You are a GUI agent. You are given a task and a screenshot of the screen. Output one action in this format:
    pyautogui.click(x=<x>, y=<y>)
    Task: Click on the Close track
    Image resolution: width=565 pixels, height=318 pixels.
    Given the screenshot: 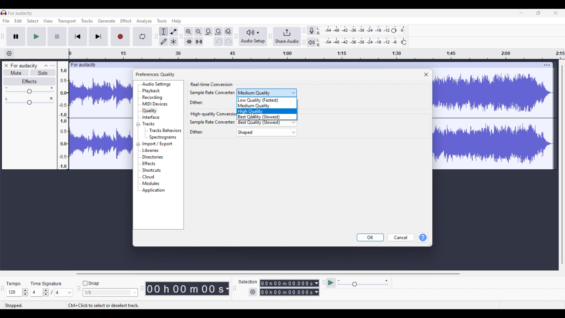 What is the action you would take?
    pyautogui.click(x=6, y=66)
    